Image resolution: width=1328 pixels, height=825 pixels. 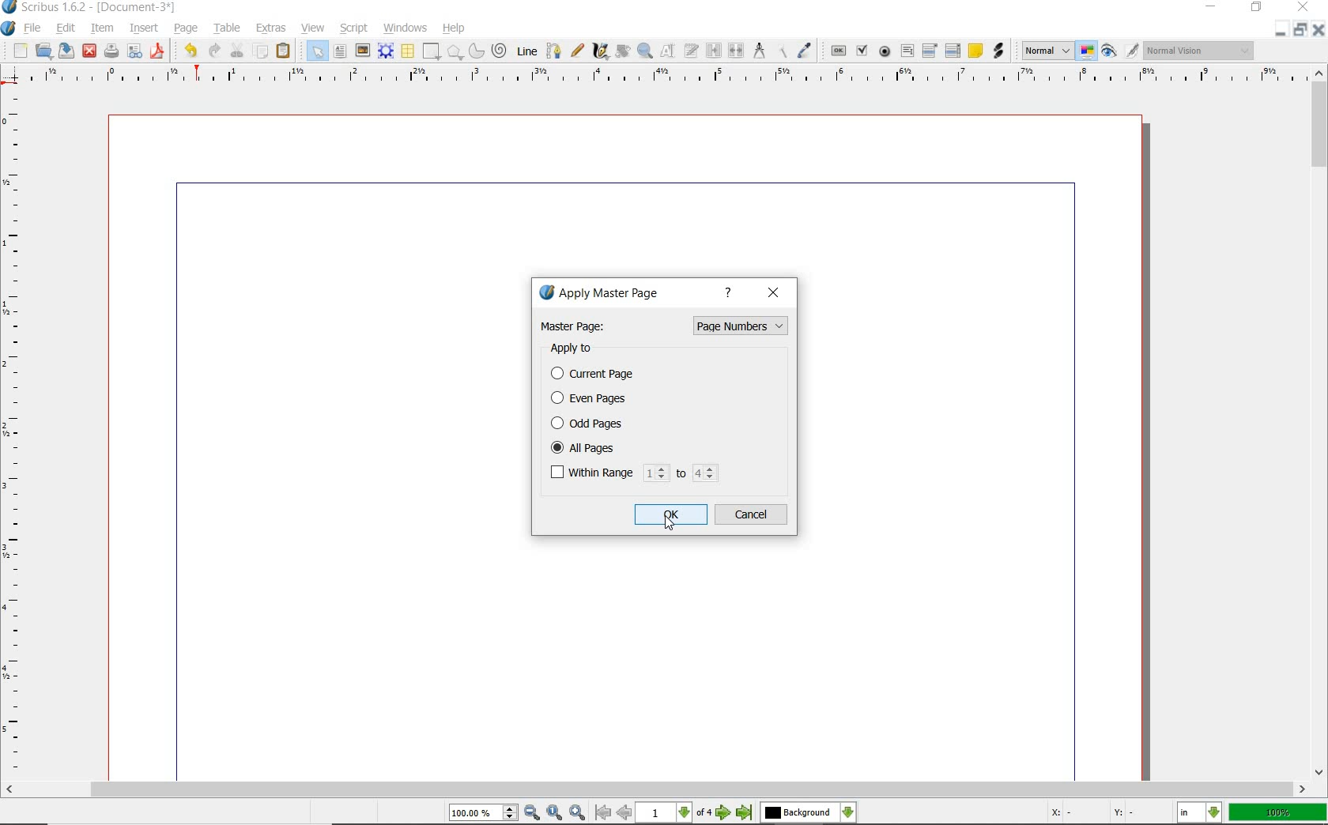 What do you see at coordinates (407, 51) in the screenshot?
I see `table` at bounding box center [407, 51].